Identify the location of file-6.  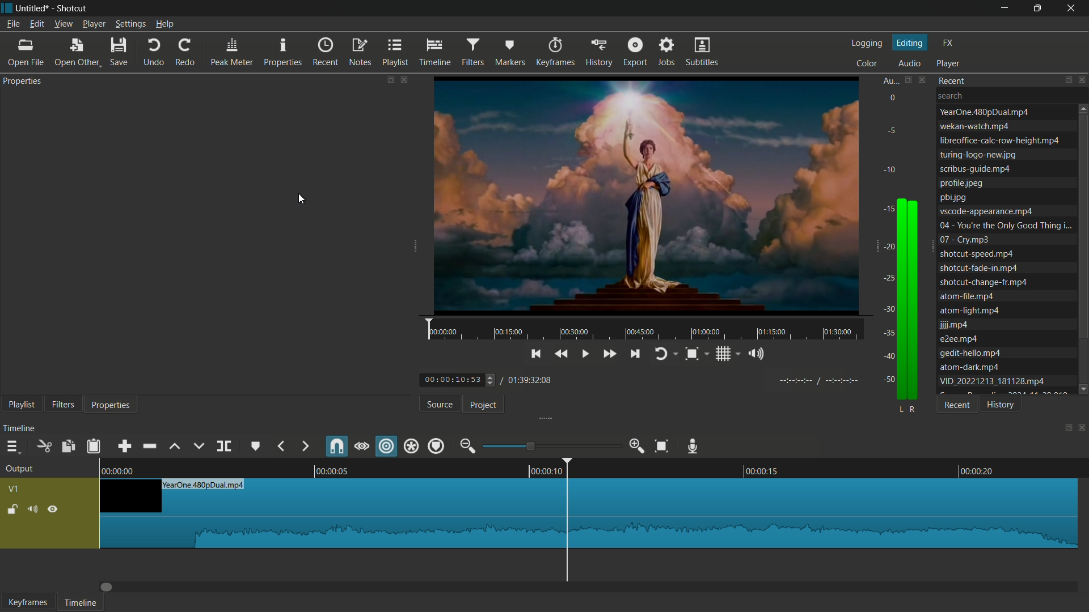
(961, 183).